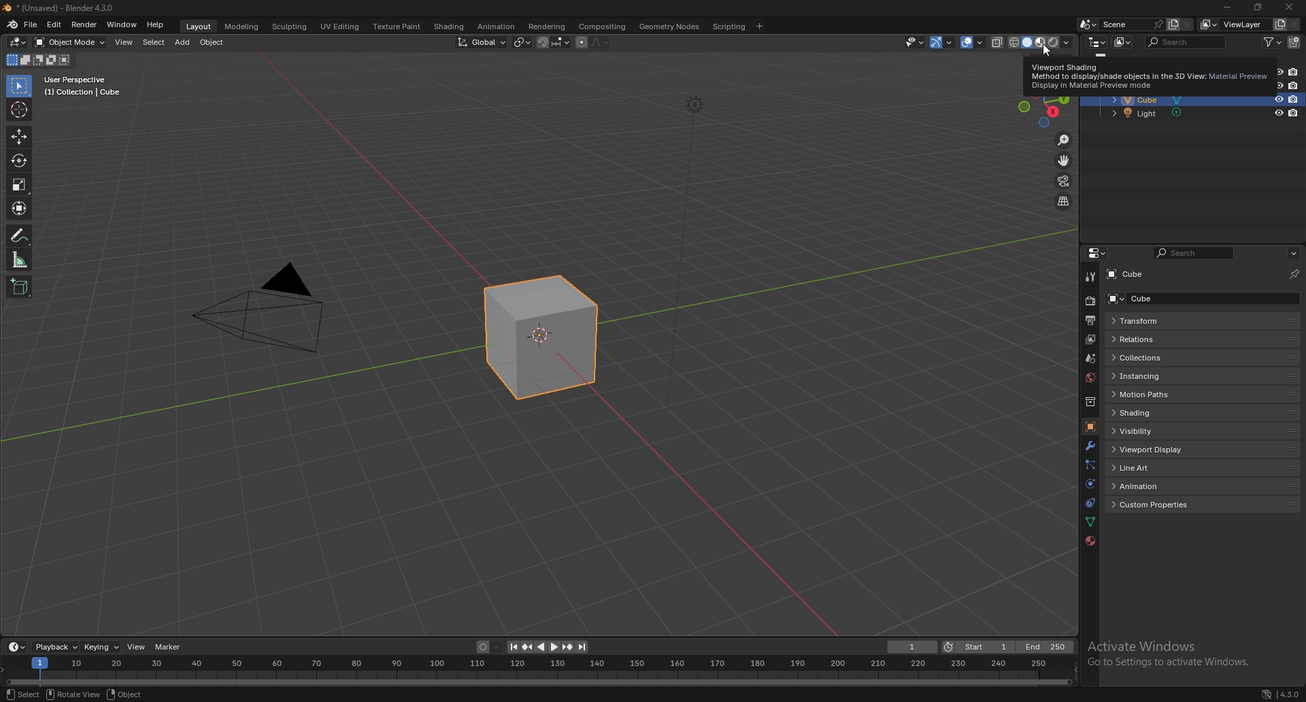 Image resolution: width=1306 pixels, height=702 pixels. Describe the element at coordinates (1132, 24) in the screenshot. I see `scene` at that location.